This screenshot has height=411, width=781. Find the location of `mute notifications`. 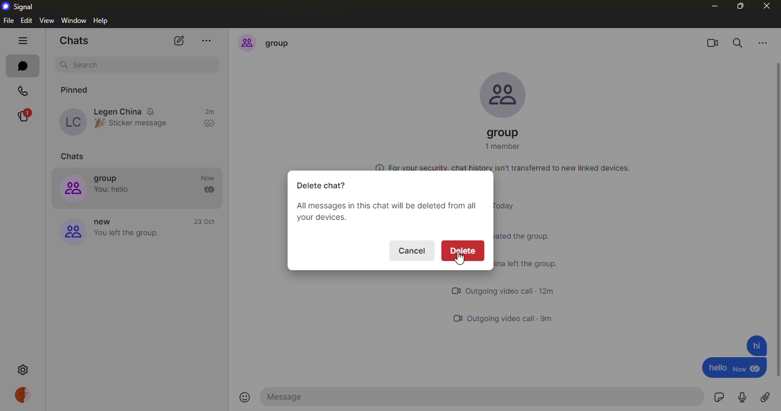

mute notifications is located at coordinates (154, 110).